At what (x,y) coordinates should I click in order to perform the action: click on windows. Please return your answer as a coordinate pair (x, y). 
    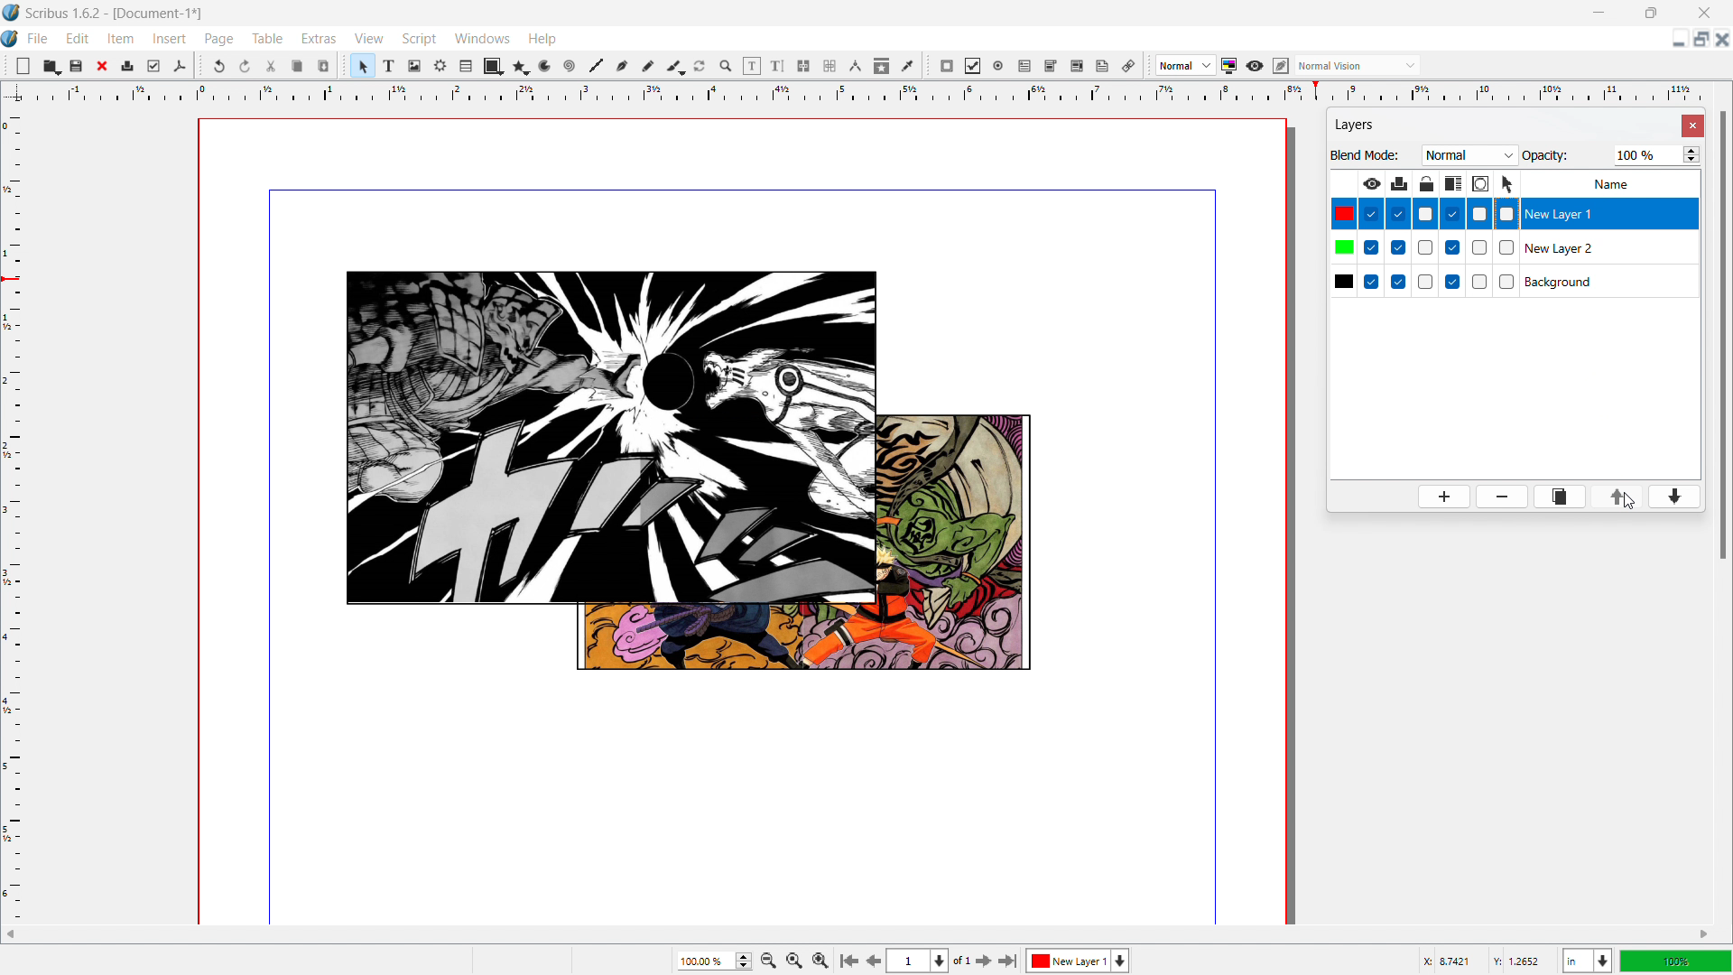
    Looking at the image, I should click on (480, 38).